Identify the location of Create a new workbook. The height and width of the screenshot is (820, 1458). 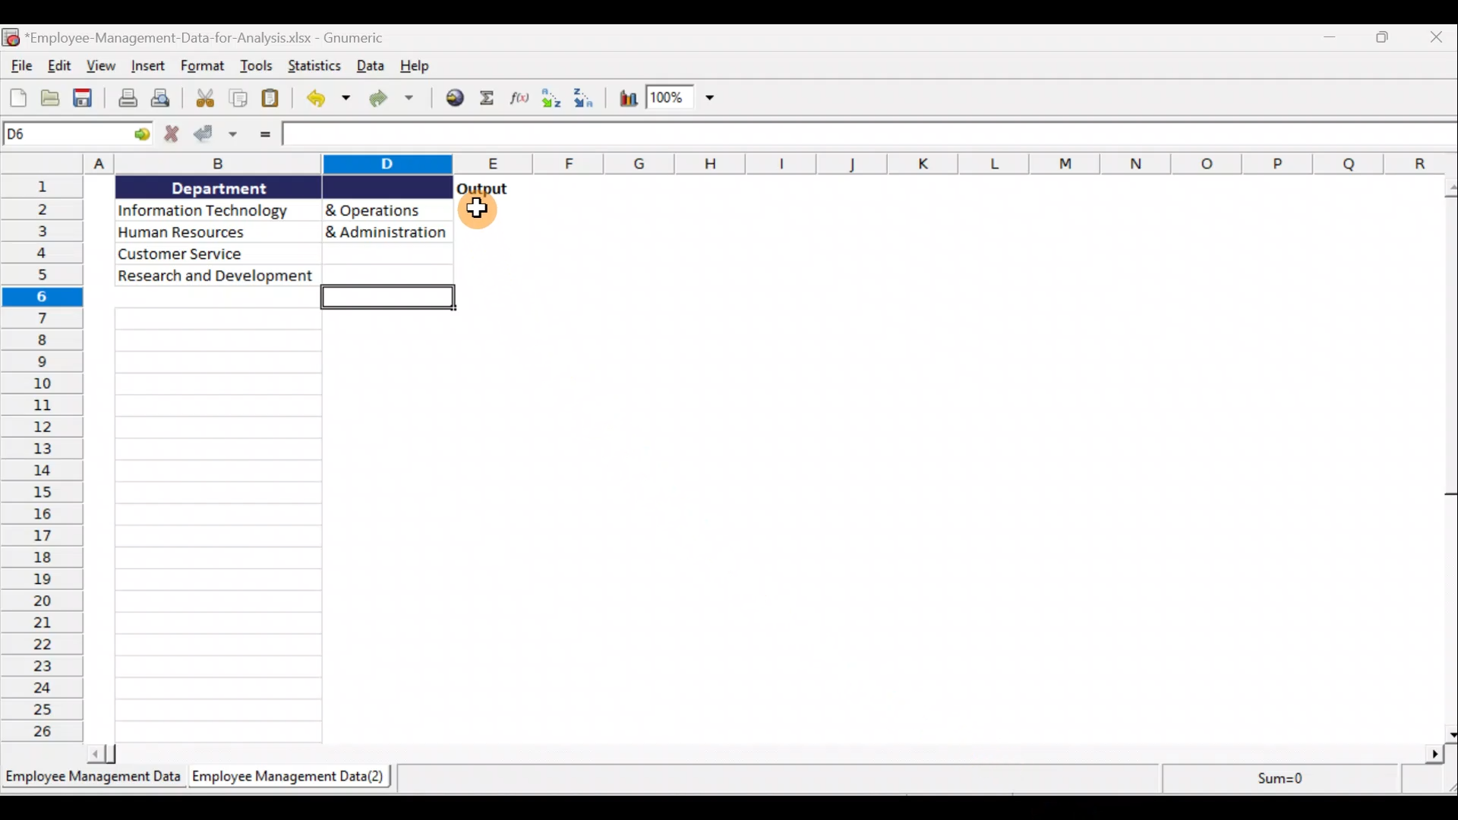
(17, 96).